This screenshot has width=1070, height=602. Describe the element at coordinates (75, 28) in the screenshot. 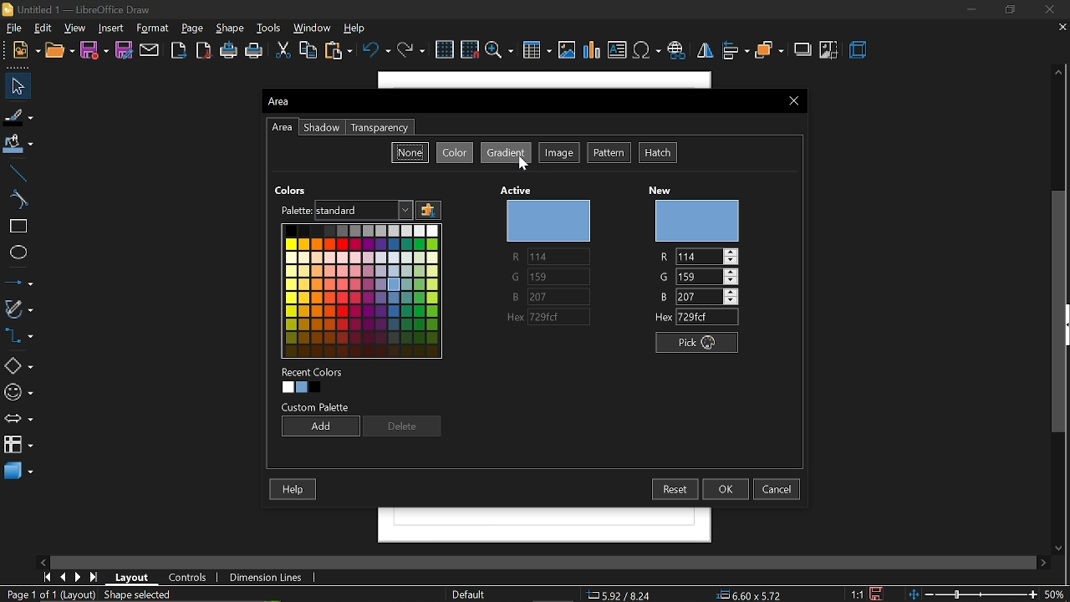

I see `view` at that location.